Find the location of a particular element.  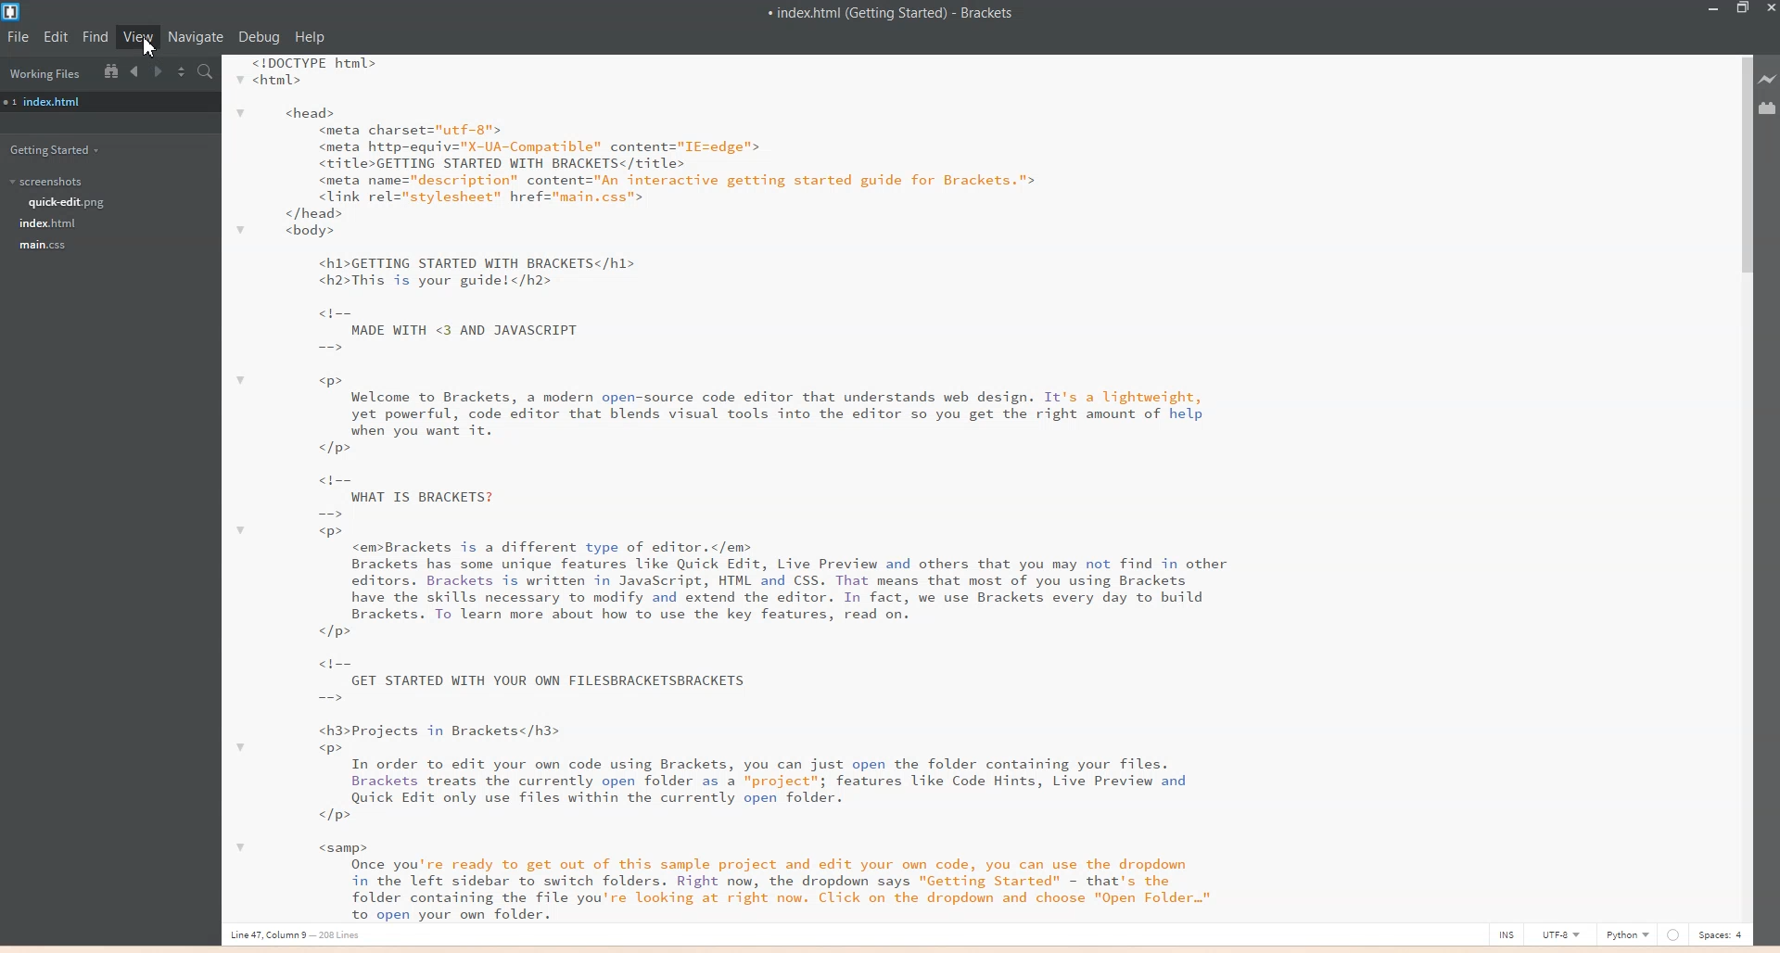

Vertical Scroll bar is located at coordinates (1745, 484).